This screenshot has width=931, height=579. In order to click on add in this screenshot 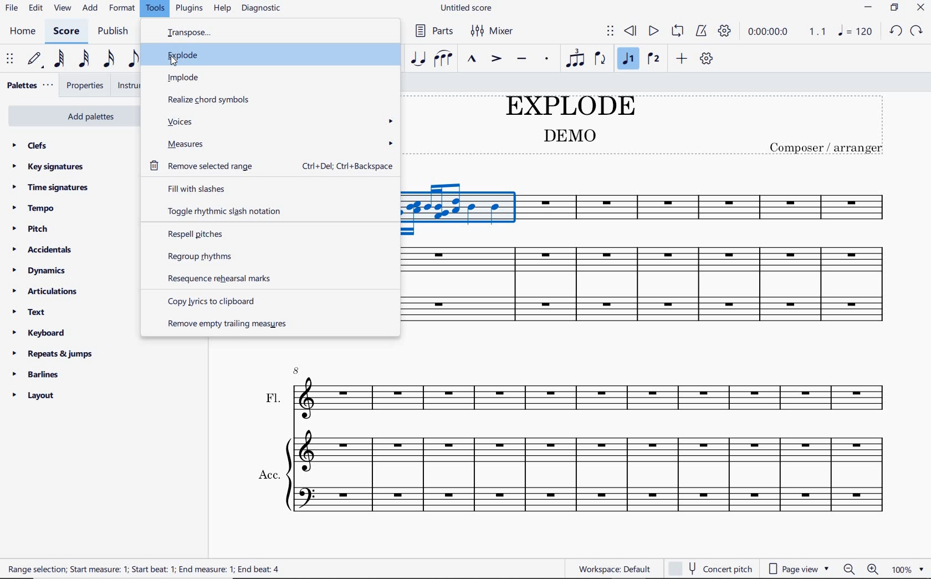, I will do `click(682, 60)`.